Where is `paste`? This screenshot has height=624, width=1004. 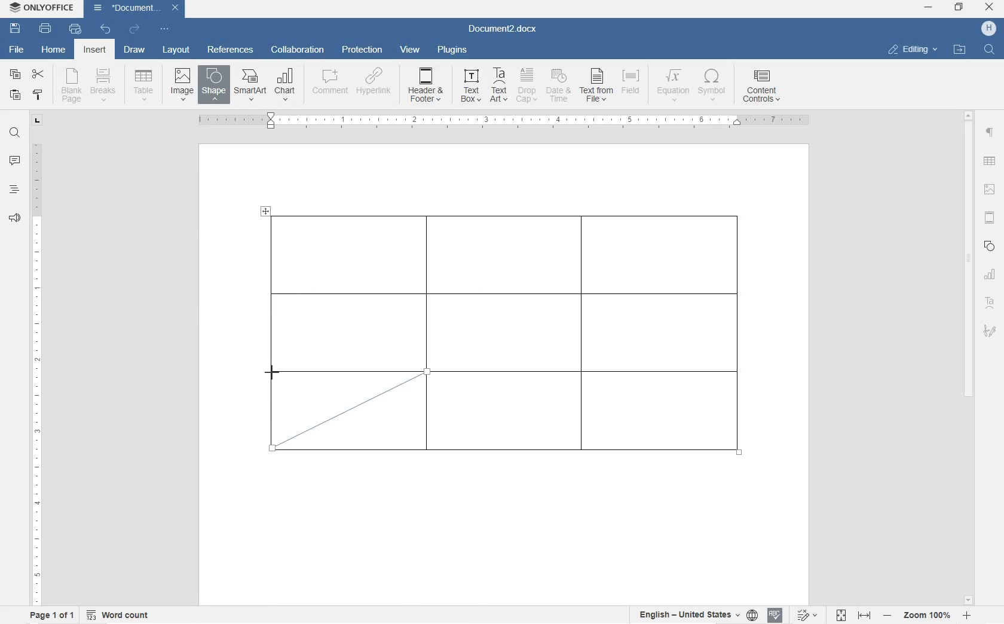 paste is located at coordinates (16, 95).